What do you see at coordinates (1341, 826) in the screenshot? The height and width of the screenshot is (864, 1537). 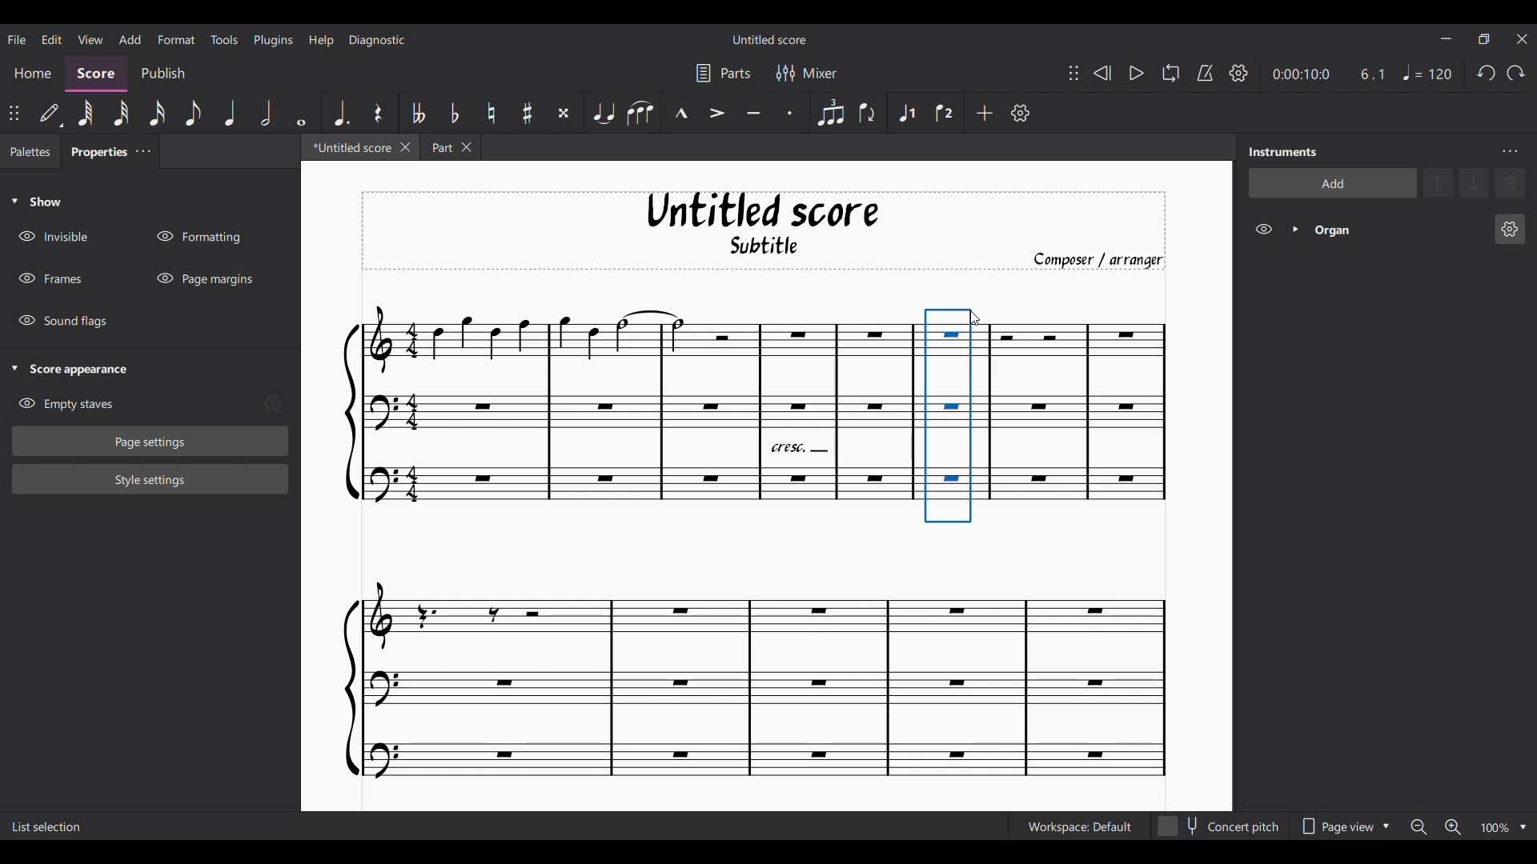 I see `Page view options` at bounding box center [1341, 826].